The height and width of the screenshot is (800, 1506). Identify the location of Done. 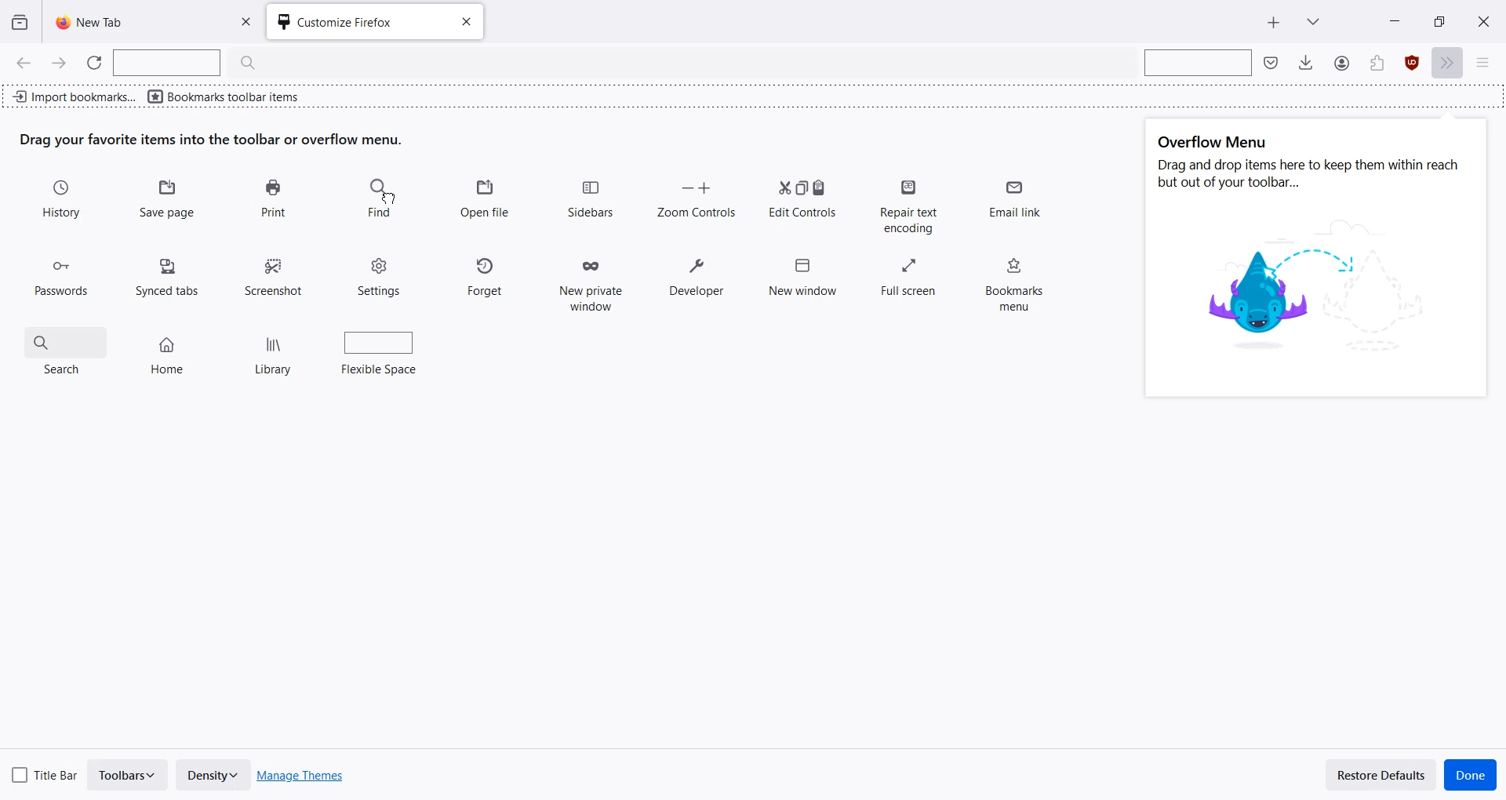
(1471, 775).